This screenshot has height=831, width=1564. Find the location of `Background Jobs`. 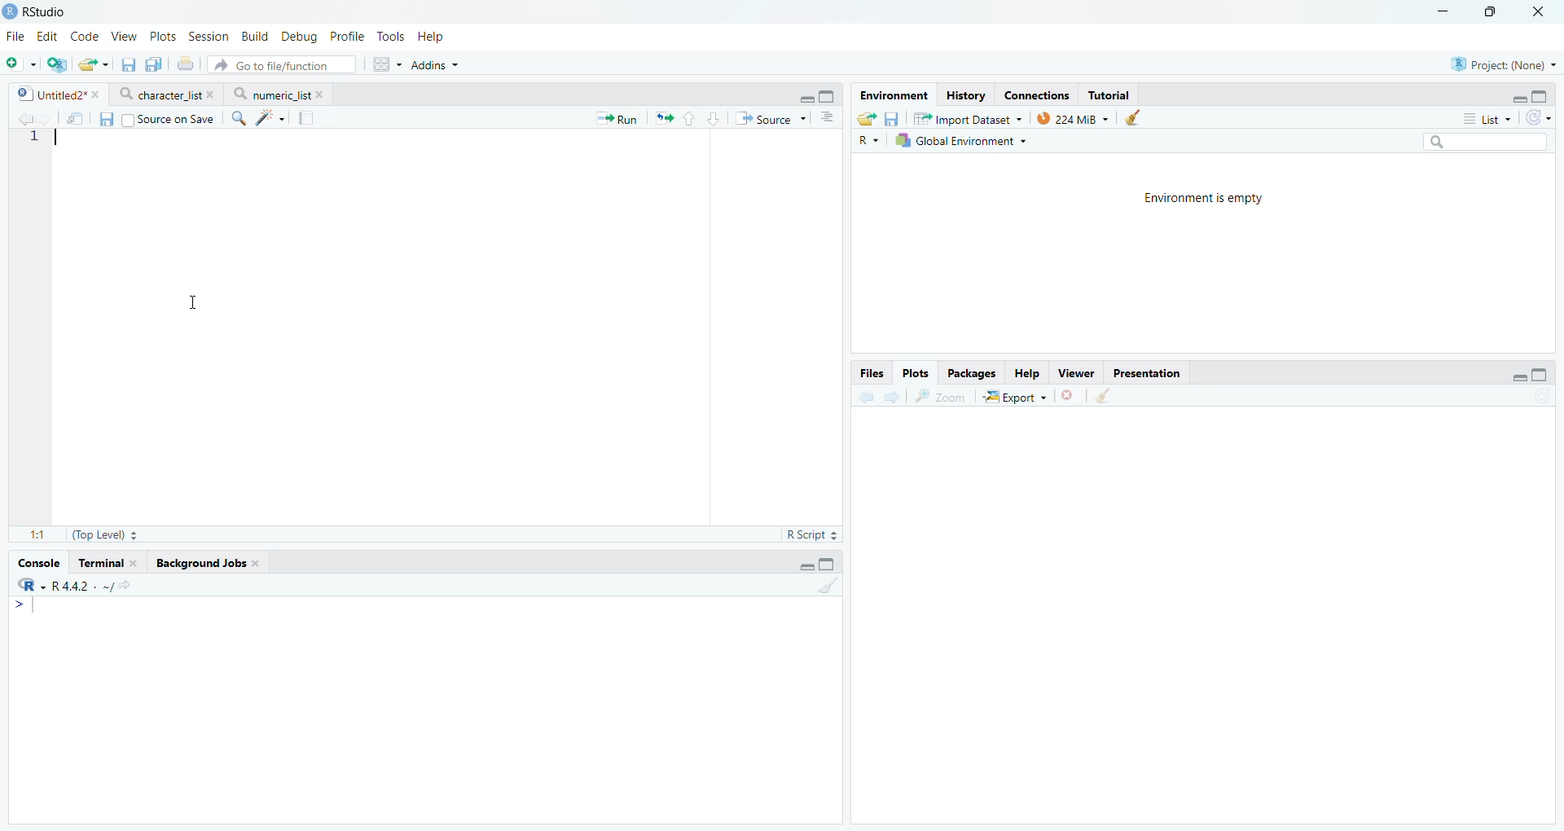

Background Jobs is located at coordinates (208, 565).